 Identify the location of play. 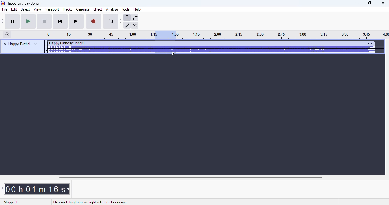
(29, 22).